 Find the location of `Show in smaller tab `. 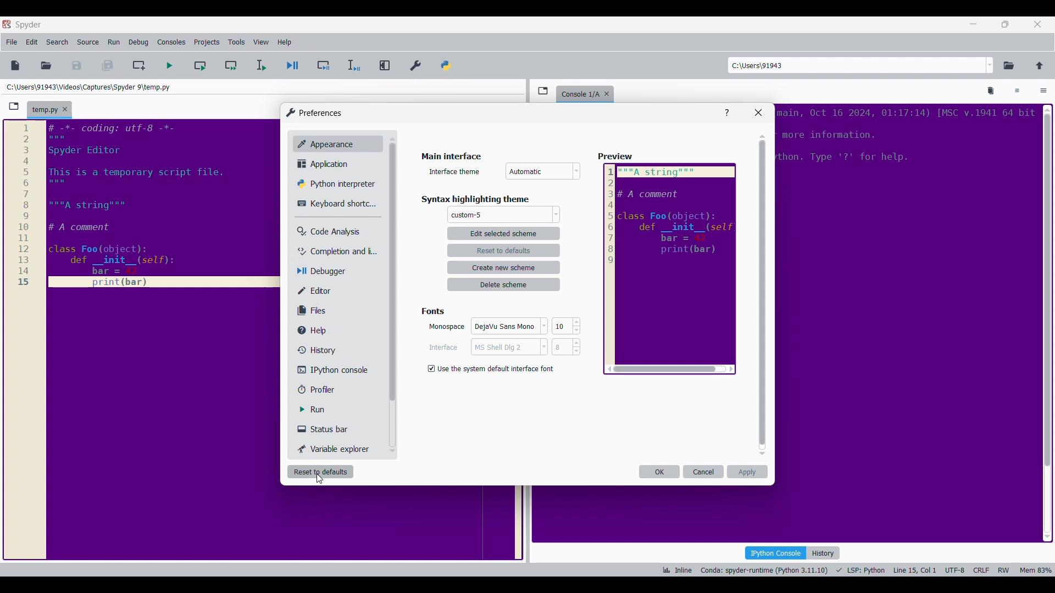

Show in smaller tab  is located at coordinates (1005, 24).